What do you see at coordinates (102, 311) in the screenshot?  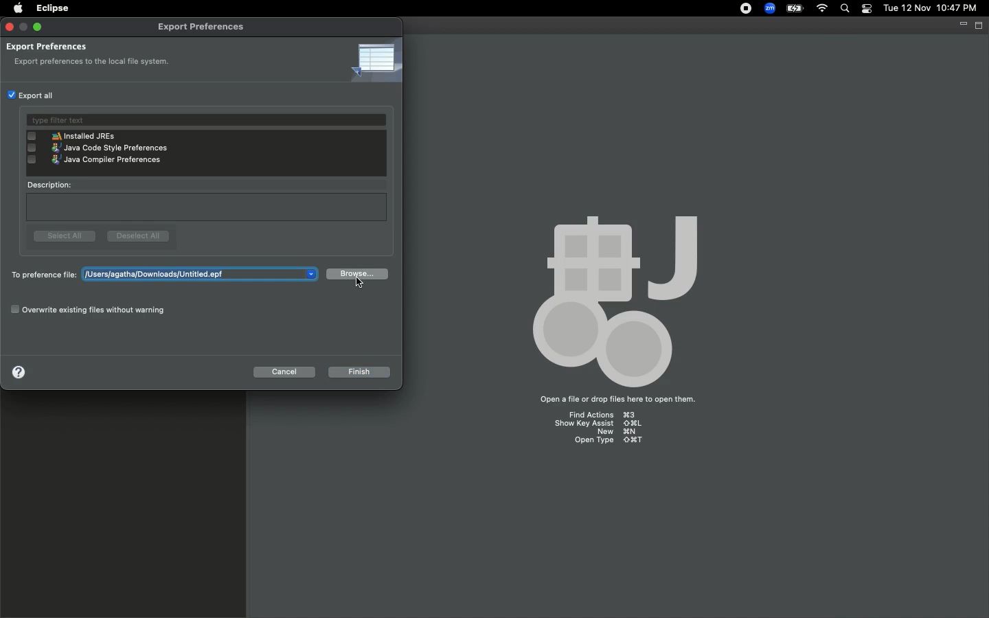 I see `Overwrite existing files without warning` at bounding box center [102, 311].